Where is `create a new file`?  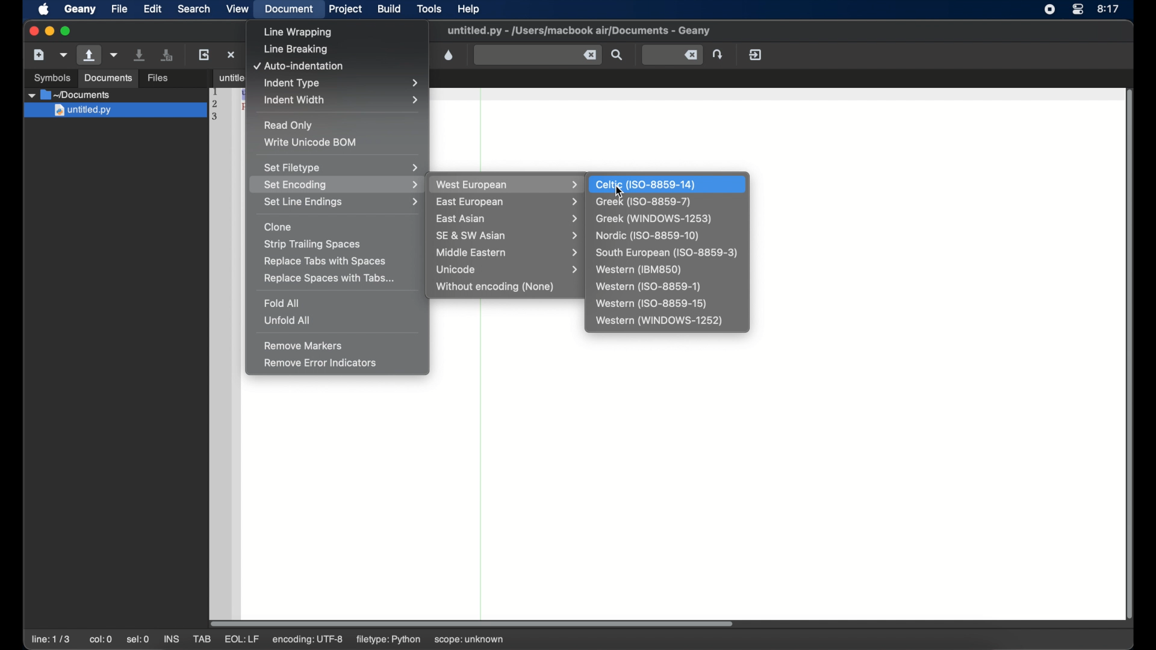 create a new file is located at coordinates (39, 55).